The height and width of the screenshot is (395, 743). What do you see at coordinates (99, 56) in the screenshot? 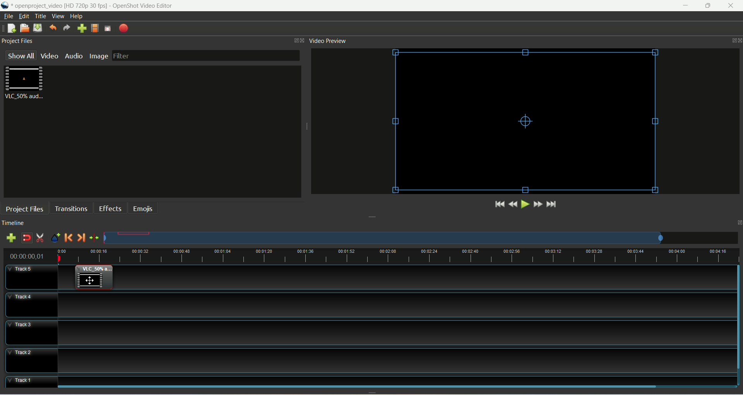
I see `image` at bounding box center [99, 56].